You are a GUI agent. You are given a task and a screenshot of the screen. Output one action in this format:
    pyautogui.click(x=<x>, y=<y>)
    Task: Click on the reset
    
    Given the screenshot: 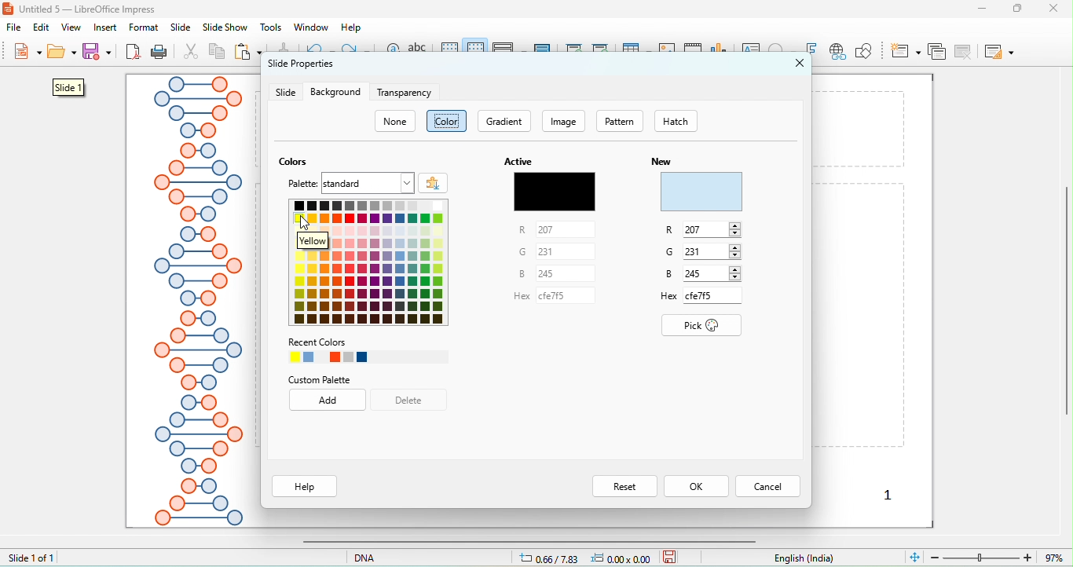 What is the action you would take?
    pyautogui.click(x=623, y=485)
    